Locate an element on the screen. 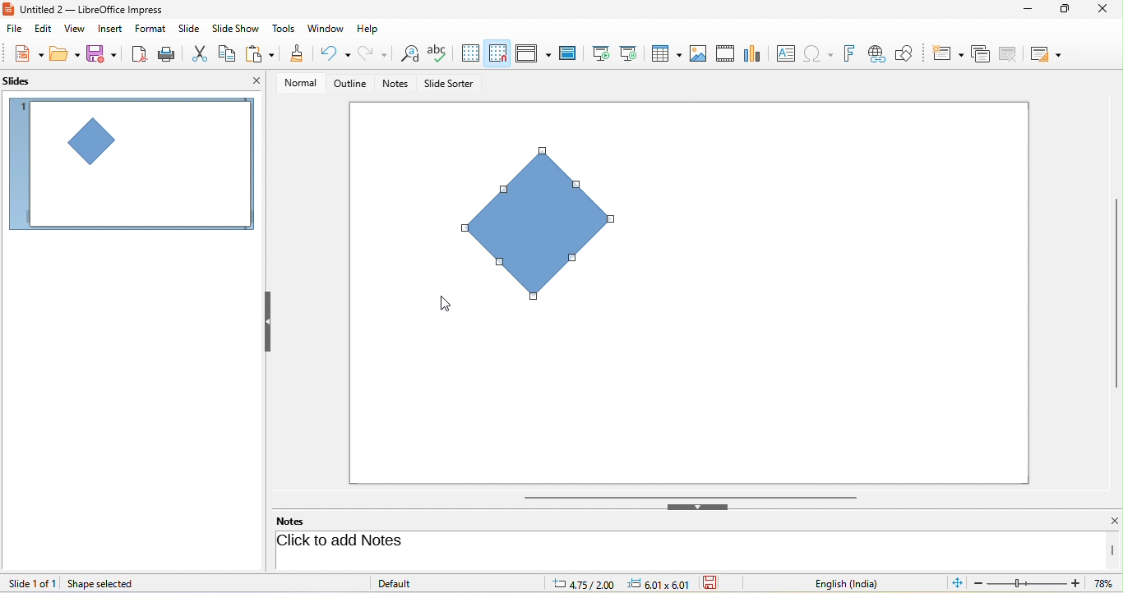  display view is located at coordinates (533, 53).